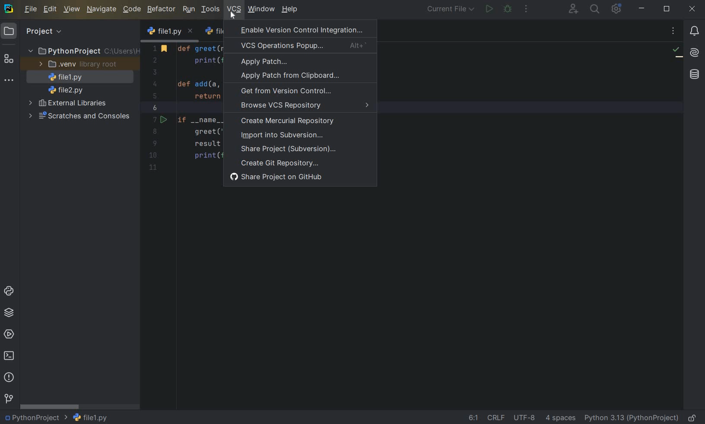 This screenshot has width=705, height=424. What do you see at coordinates (631, 418) in the screenshot?
I see `current interpreter` at bounding box center [631, 418].